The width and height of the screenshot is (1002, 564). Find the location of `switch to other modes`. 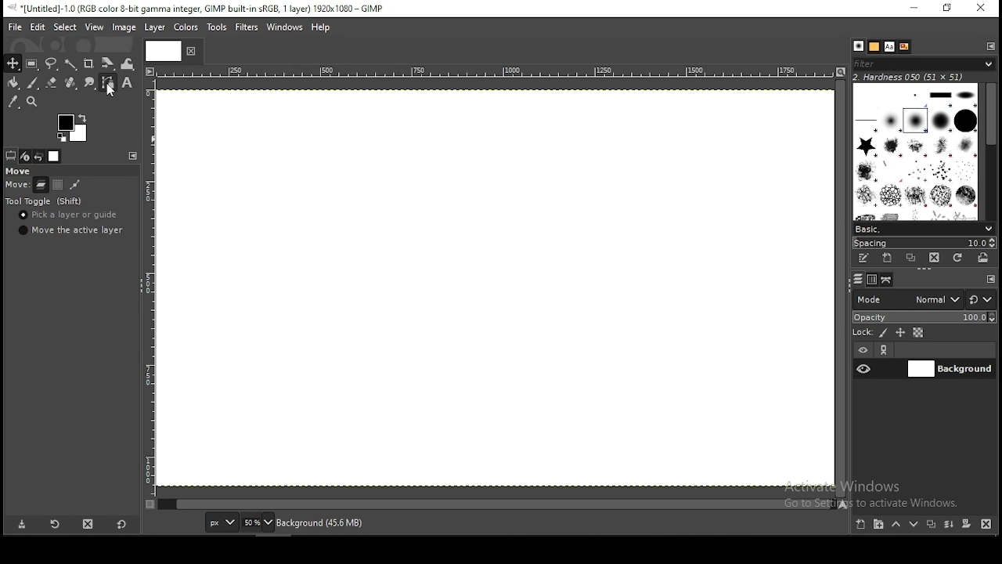

switch to other modes is located at coordinates (982, 299).